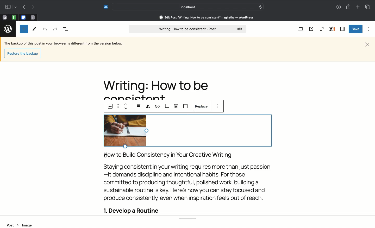 The width and height of the screenshot is (375, 228). I want to click on Drag, so click(119, 105).